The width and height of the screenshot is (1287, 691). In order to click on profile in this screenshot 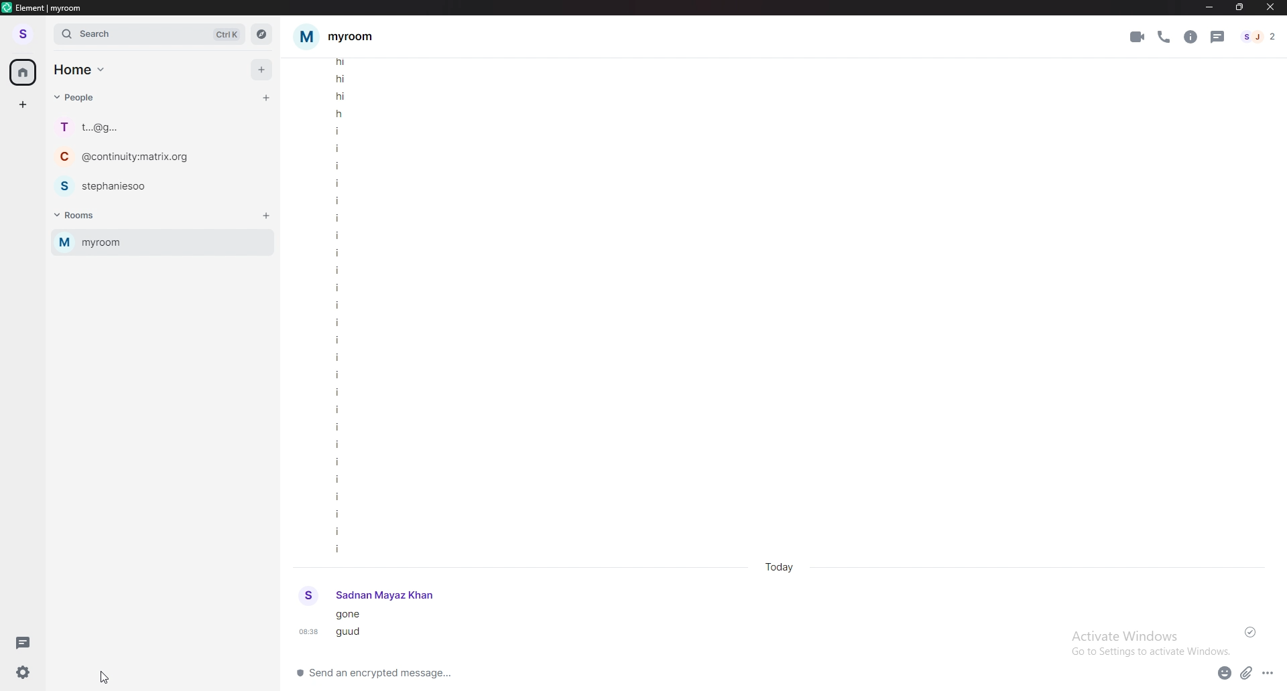, I will do `click(23, 33)`.